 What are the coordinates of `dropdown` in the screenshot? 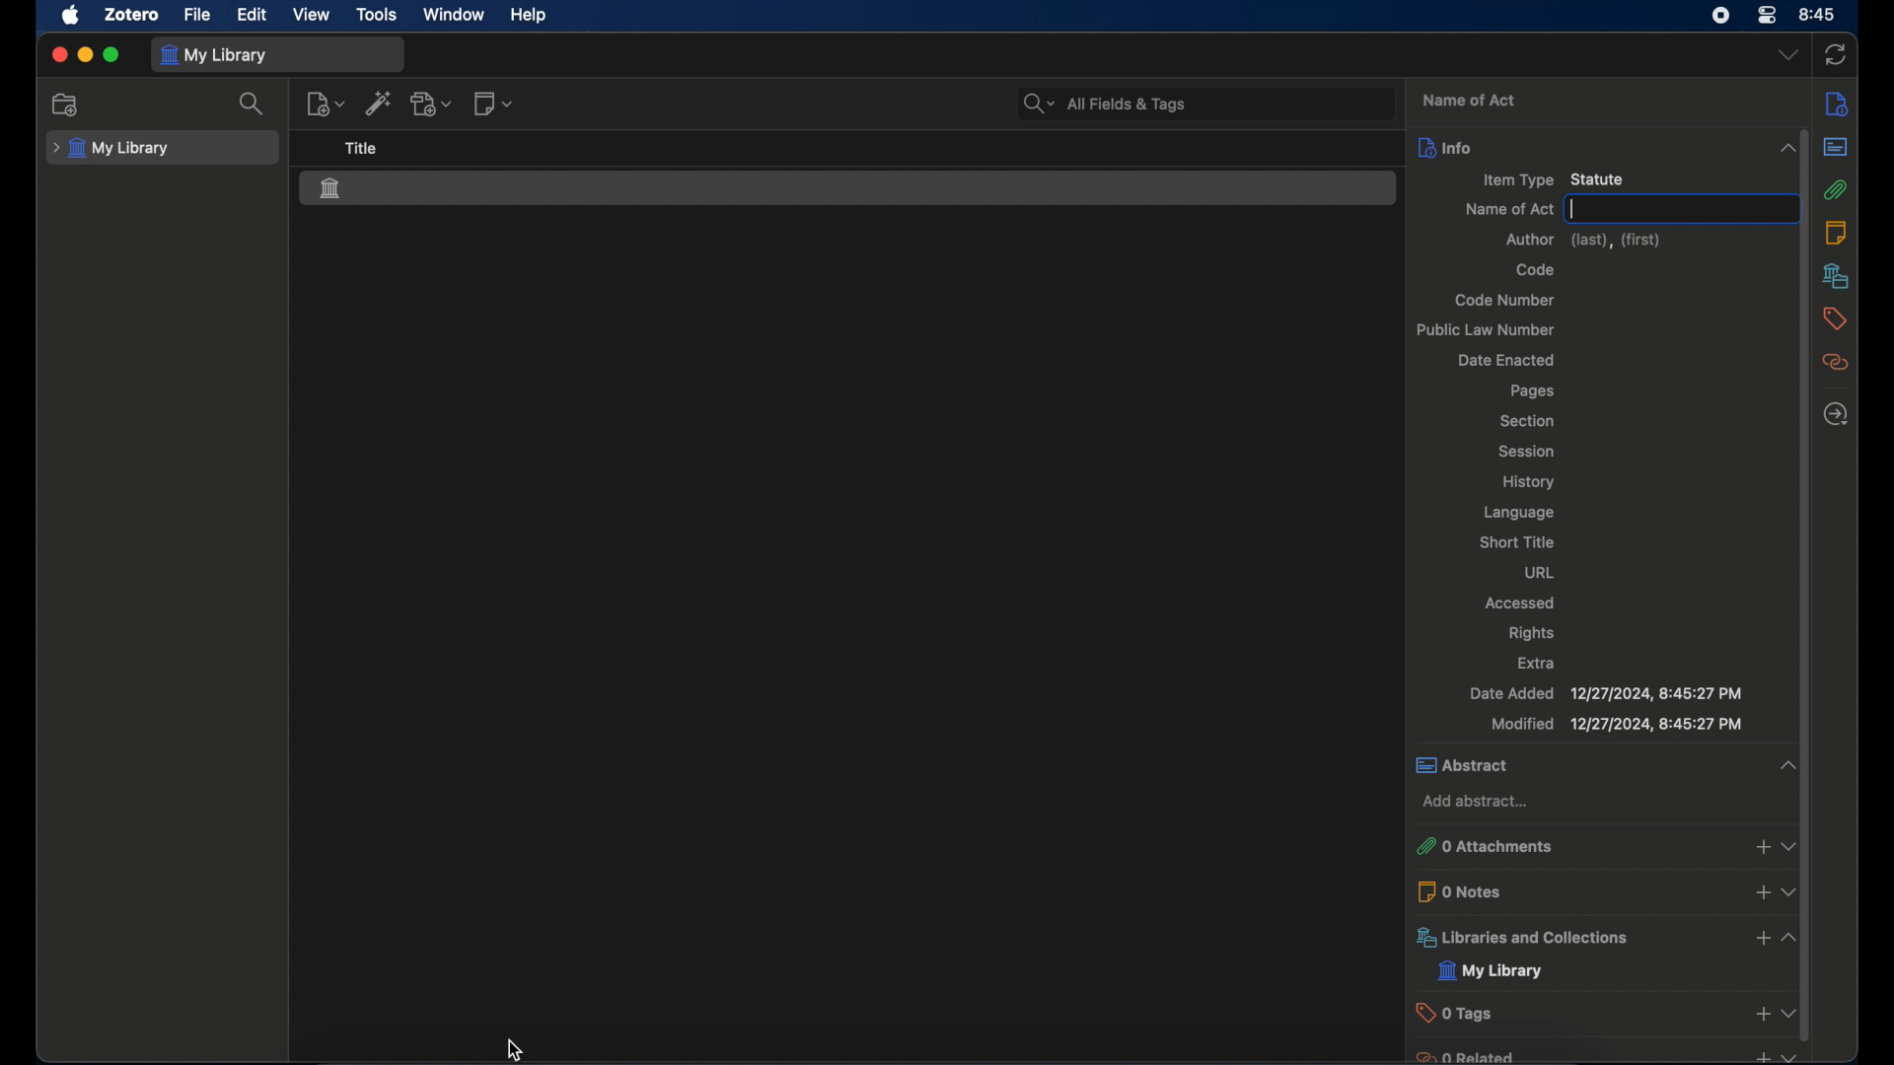 It's located at (1786, 1013).